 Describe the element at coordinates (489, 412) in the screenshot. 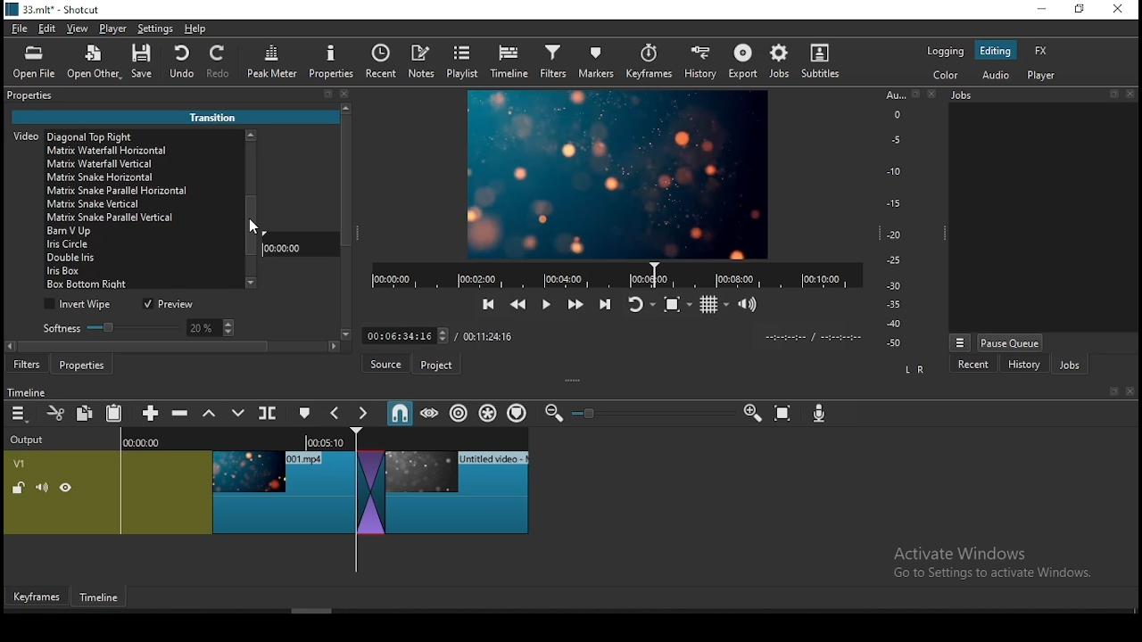

I see `ripple all tracks` at that location.